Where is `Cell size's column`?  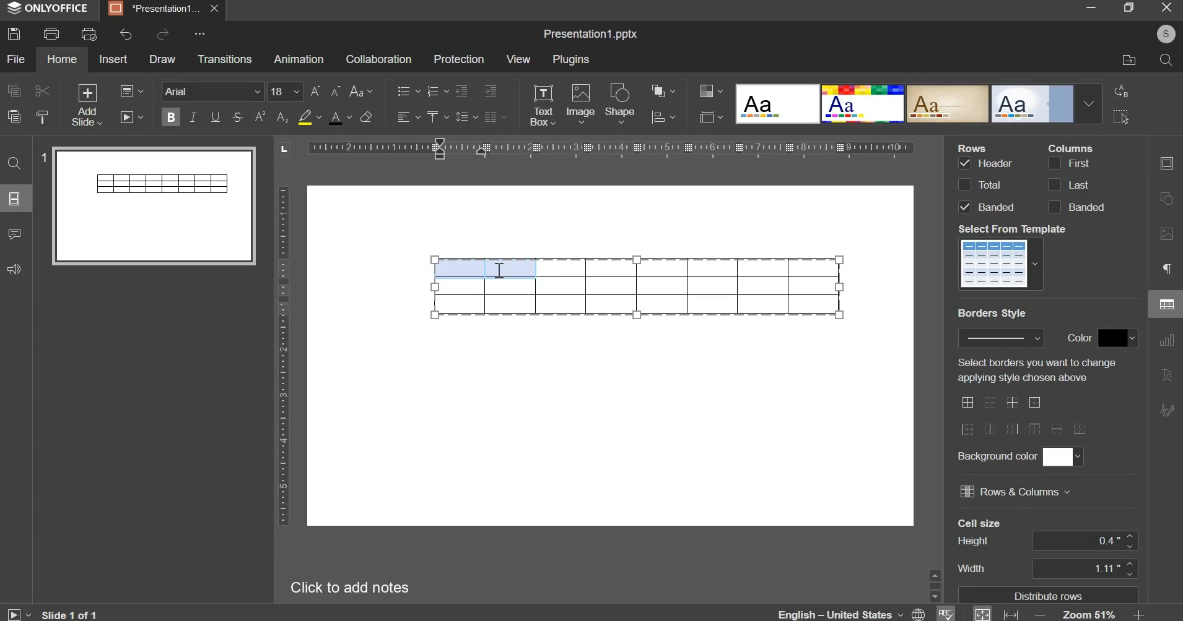 Cell size's column is located at coordinates (979, 547).